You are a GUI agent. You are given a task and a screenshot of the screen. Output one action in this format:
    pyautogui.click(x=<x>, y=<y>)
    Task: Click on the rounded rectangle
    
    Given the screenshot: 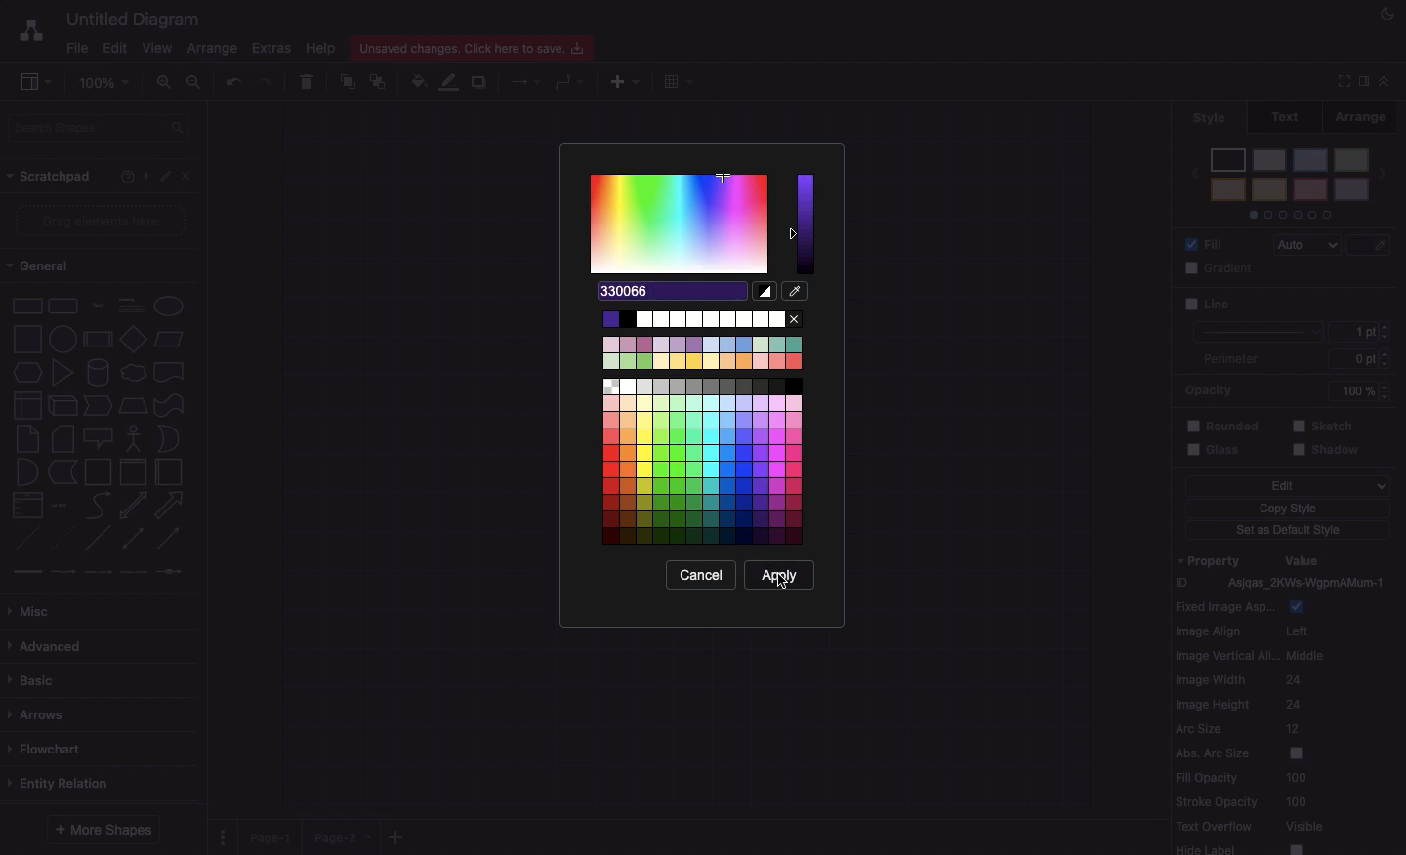 What is the action you would take?
    pyautogui.click(x=62, y=304)
    